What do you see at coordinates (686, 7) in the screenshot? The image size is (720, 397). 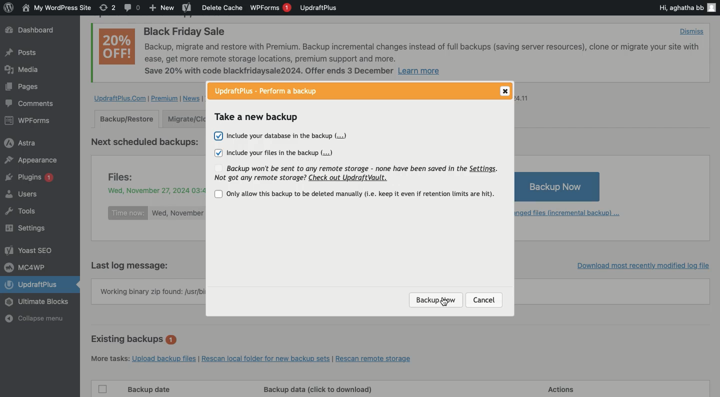 I see `Hi, aghatha bb` at bounding box center [686, 7].